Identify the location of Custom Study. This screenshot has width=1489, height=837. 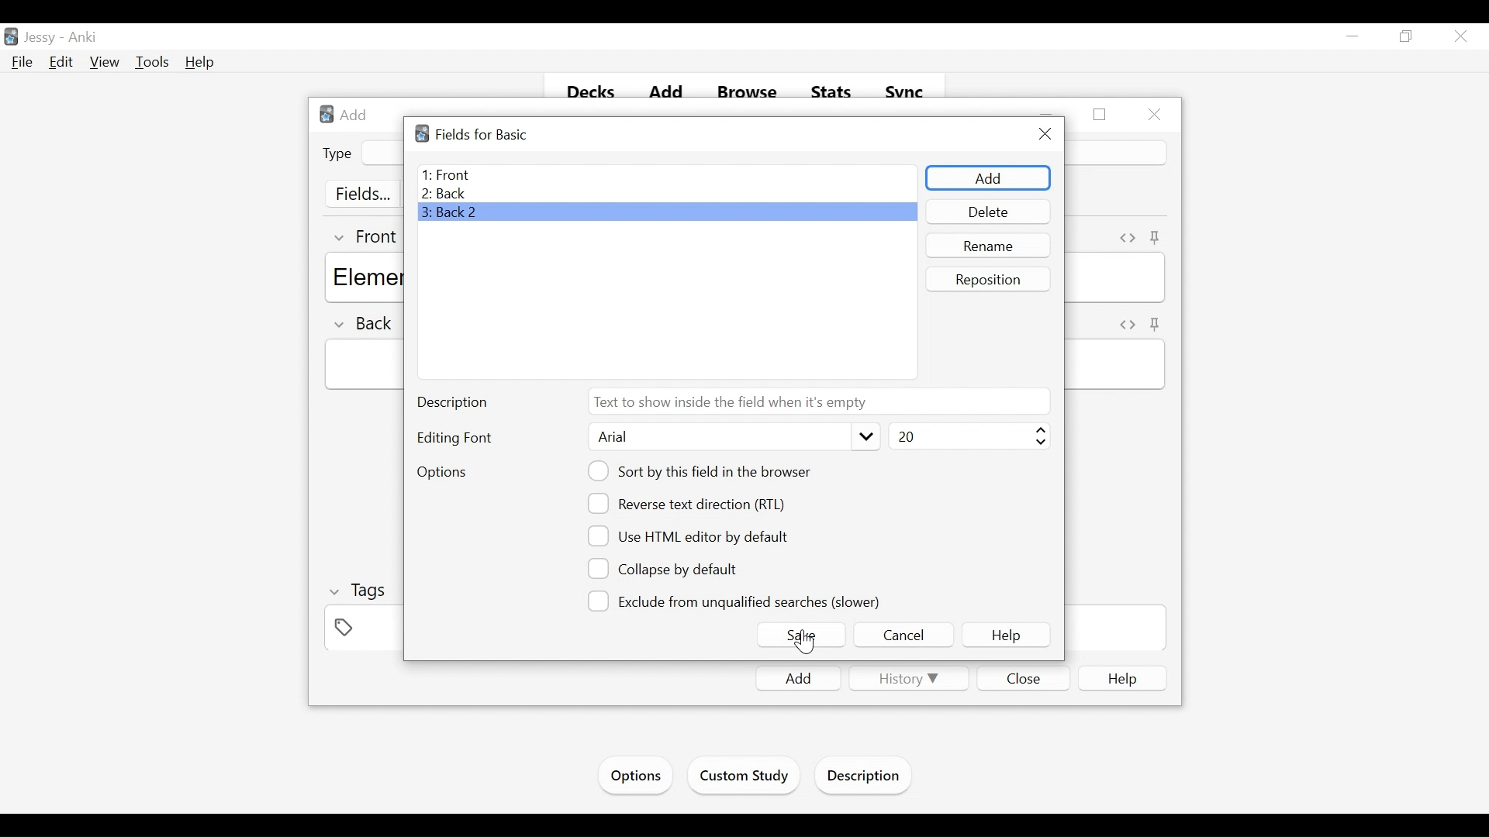
(745, 778).